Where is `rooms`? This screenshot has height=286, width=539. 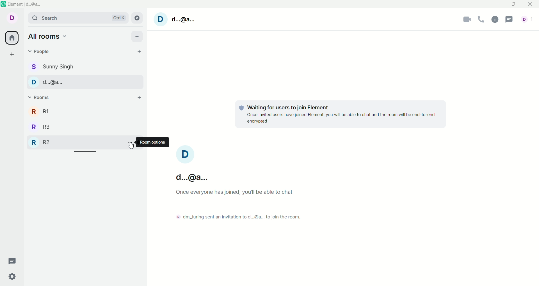
rooms is located at coordinates (41, 98).